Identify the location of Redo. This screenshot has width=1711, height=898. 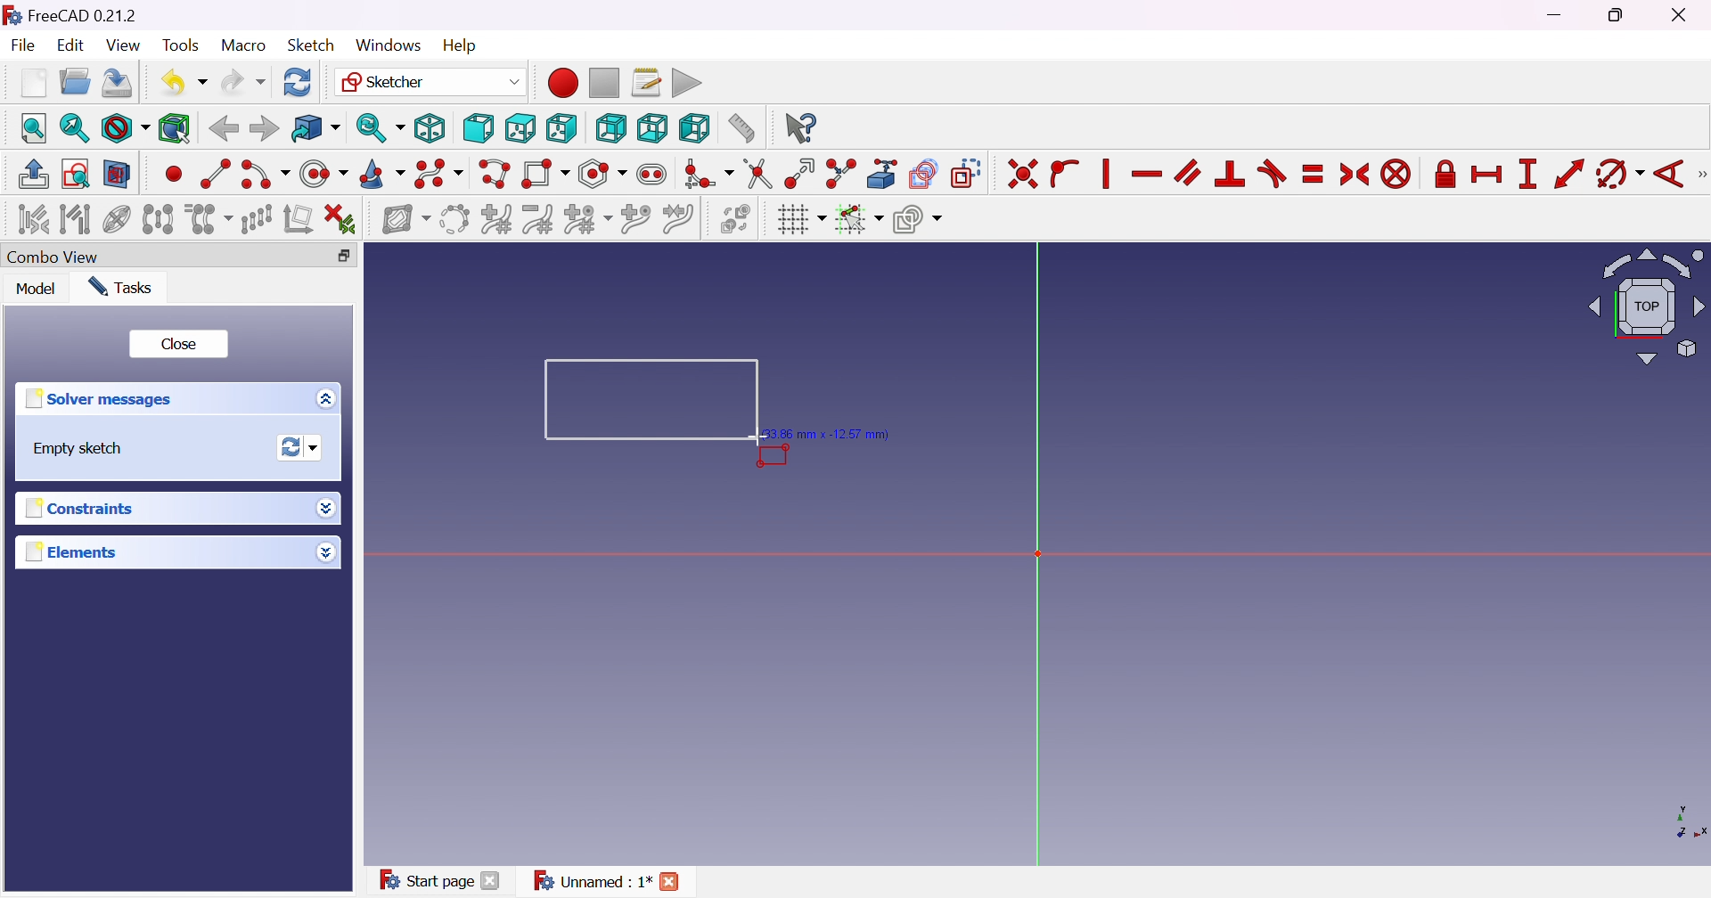
(244, 80).